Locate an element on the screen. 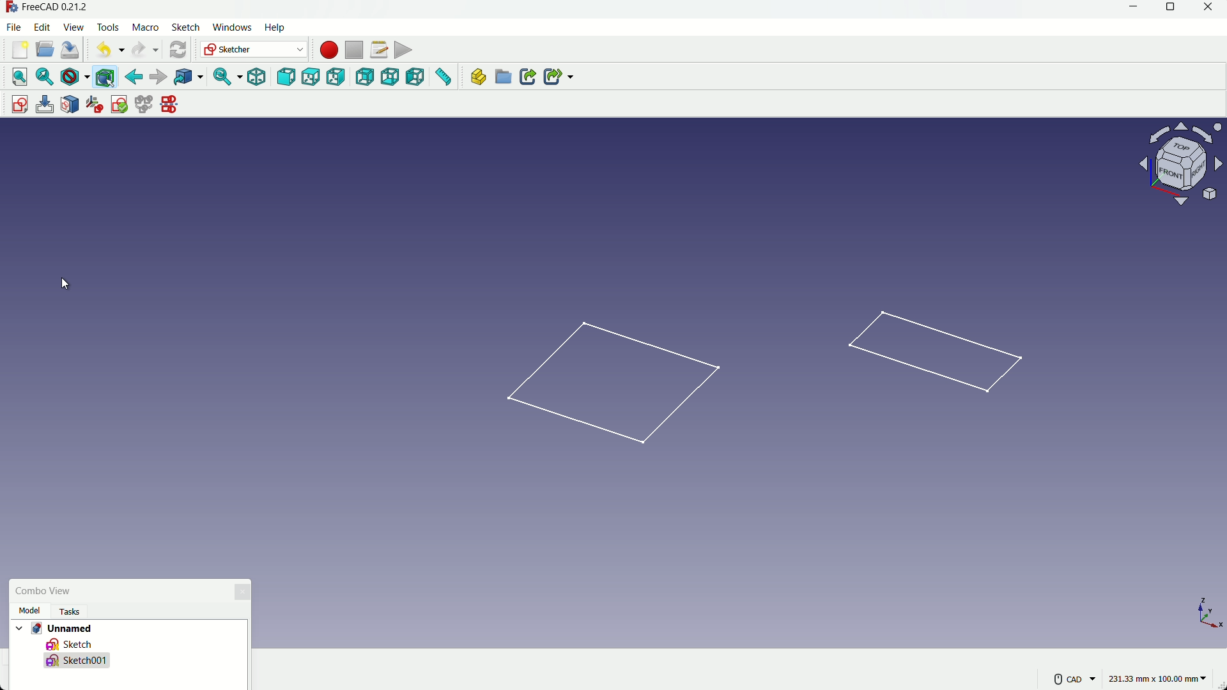 Image resolution: width=1227 pixels, height=690 pixels. switch workbenches is located at coordinates (252, 49).